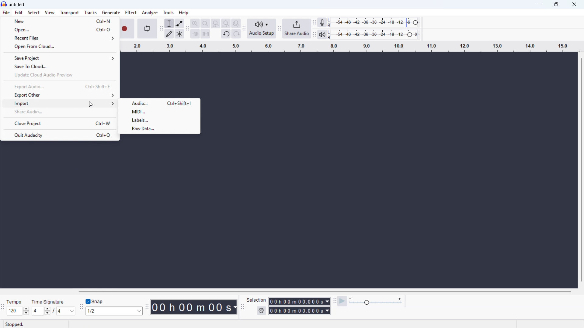  What do you see at coordinates (300, 302) in the screenshot?
I see `Selection start time ` at bounding box center [300, 302].